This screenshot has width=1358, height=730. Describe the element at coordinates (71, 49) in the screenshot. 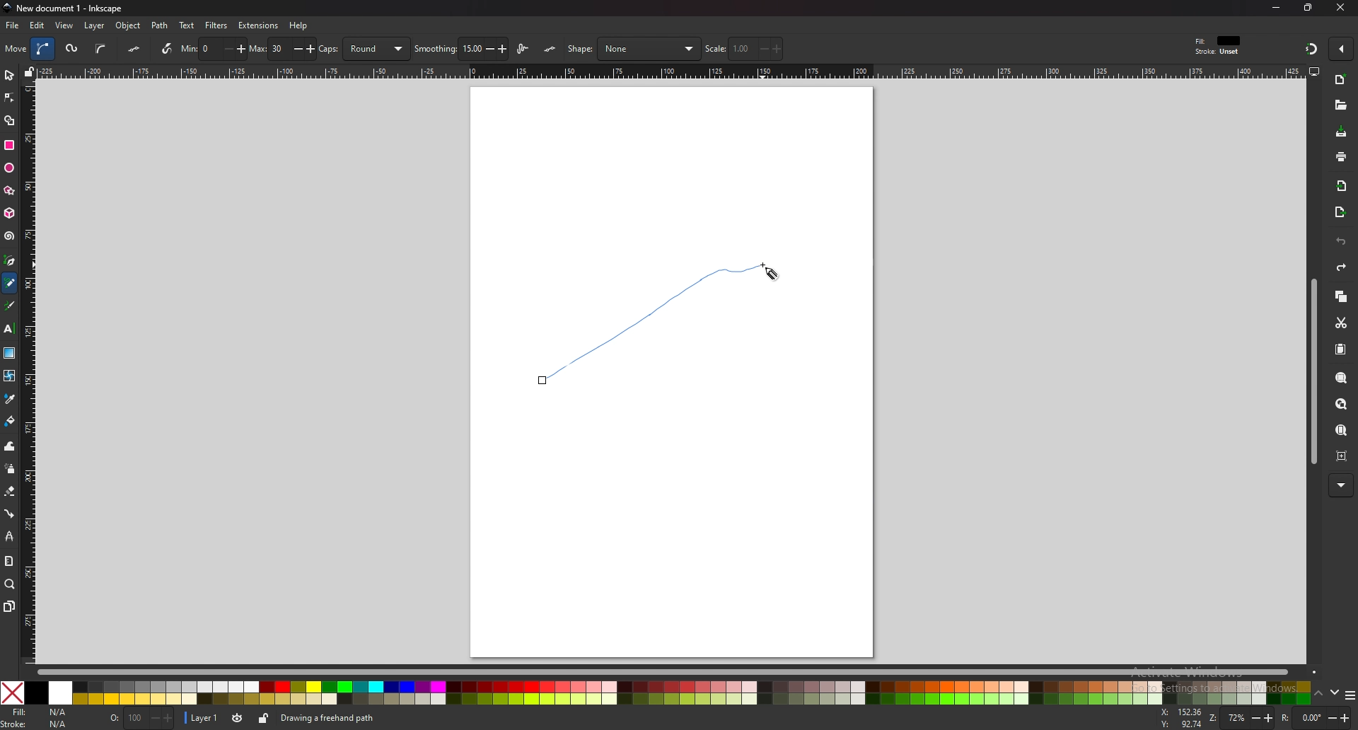

I see `spiro path` at that location.